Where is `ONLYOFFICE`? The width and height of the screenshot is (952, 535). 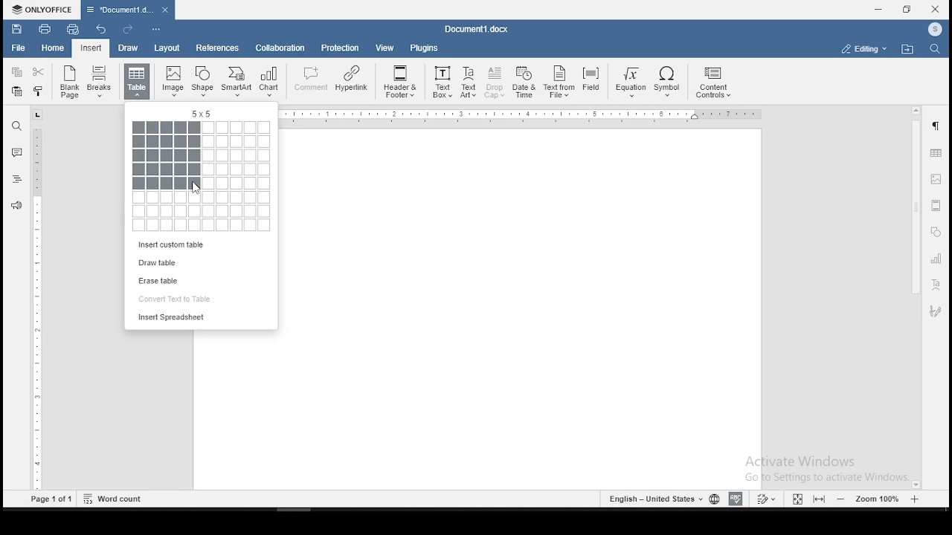 ONLYOFFICE is located at coordinates (40, 9).